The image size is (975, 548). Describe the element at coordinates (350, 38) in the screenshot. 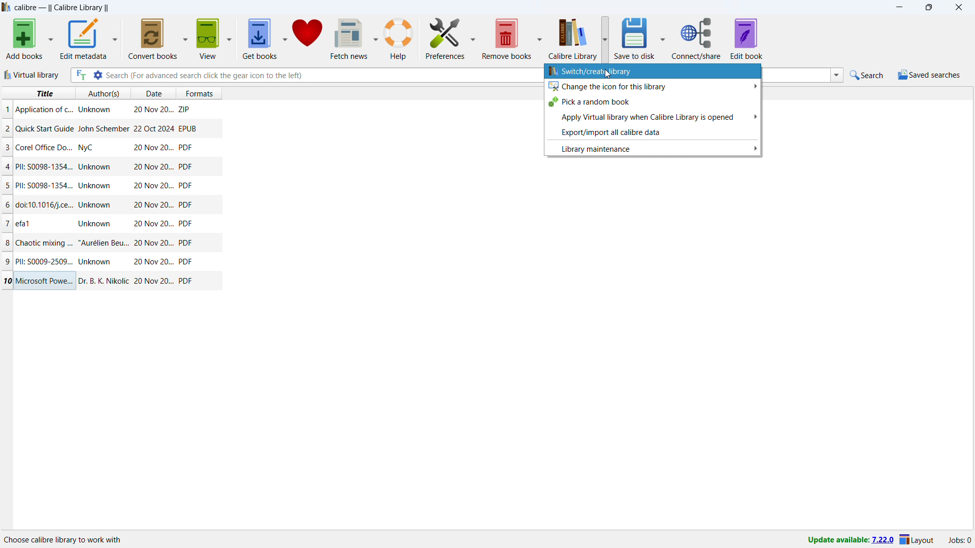

I see `fetch news` at that location.